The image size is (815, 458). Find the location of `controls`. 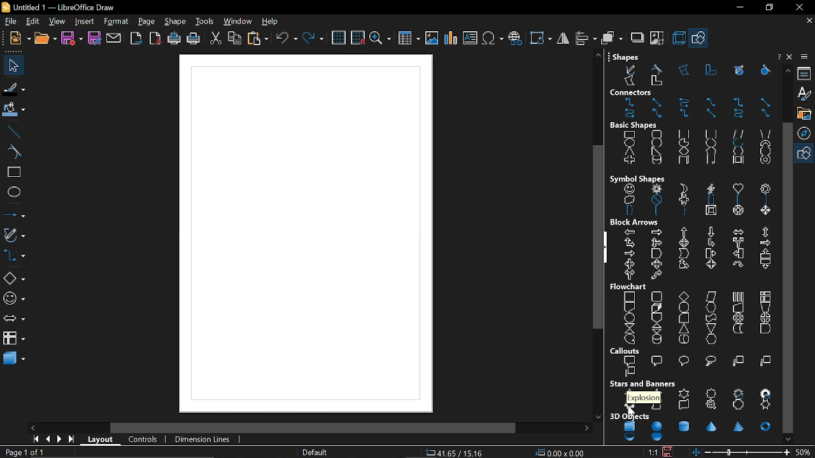

controls is located at coordinates (146, 440).